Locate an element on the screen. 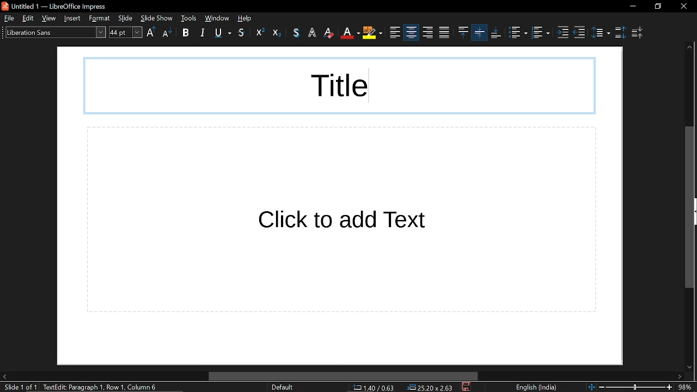 This screenshot has width=697, height=392. zoom out is located at coordinates (602, 387).